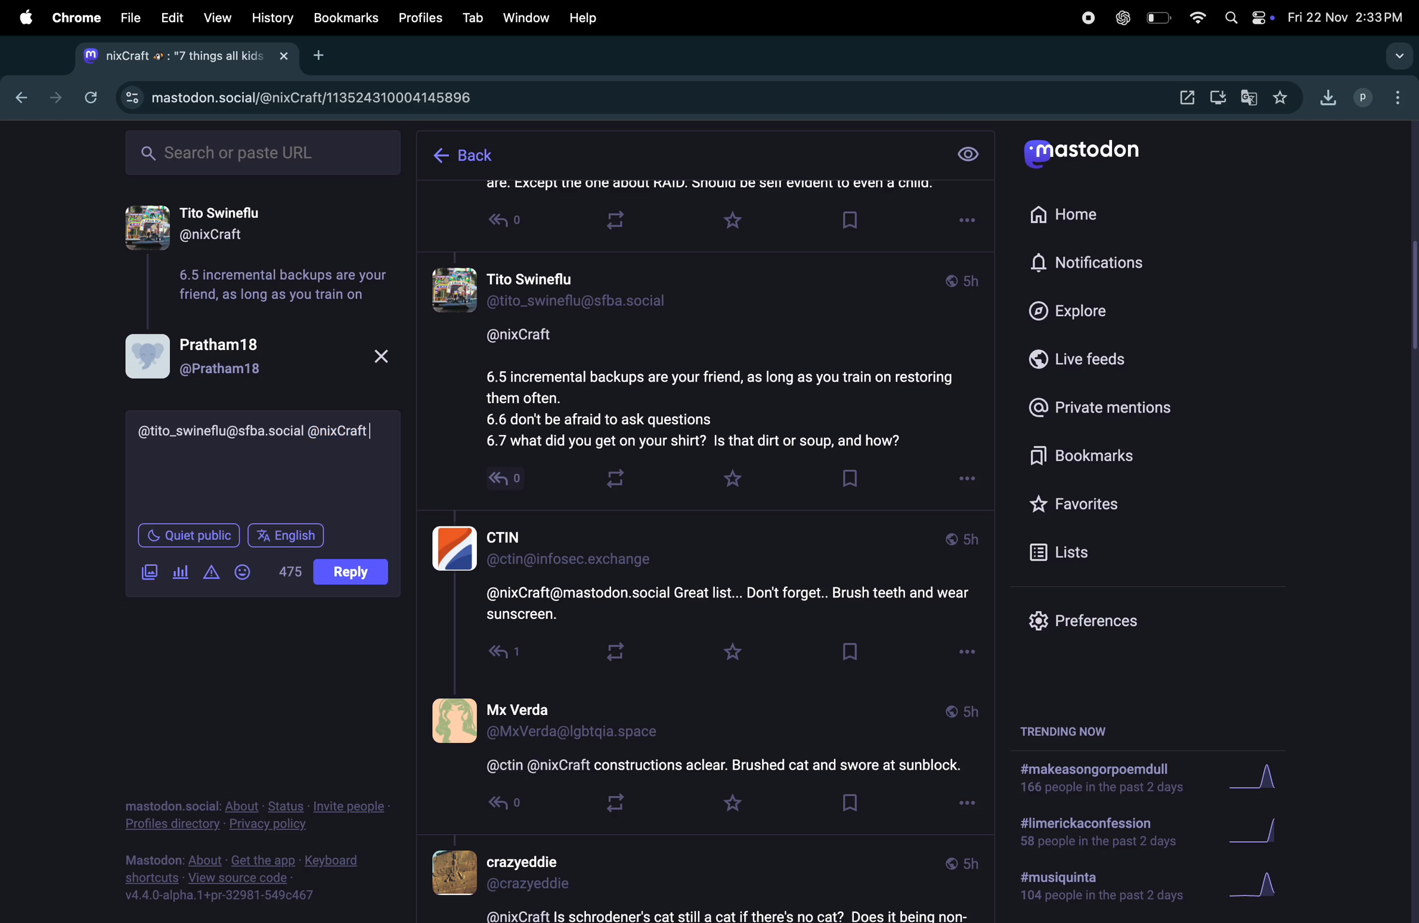 The height and width of the screenshot is (923, 1419). I want to click on thread, so click(707, 573).